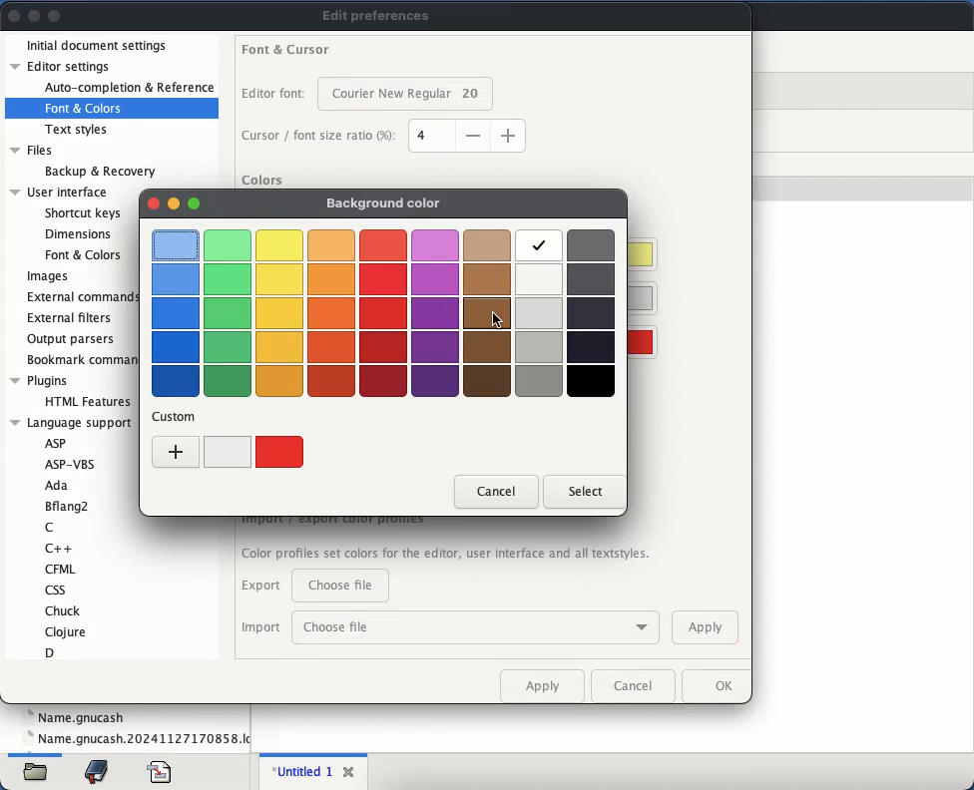 This screenshot has width=974, height=790. Describe the element at coordinates (260, 628) in the screenshot. I see `import` at that location.